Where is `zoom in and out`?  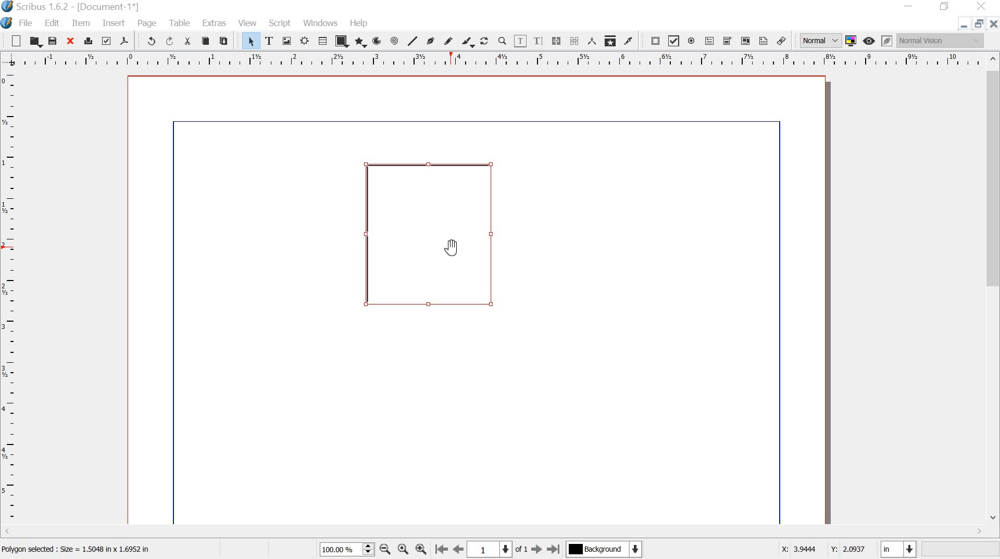
zoom in and out is located at coordinates (368, 549).